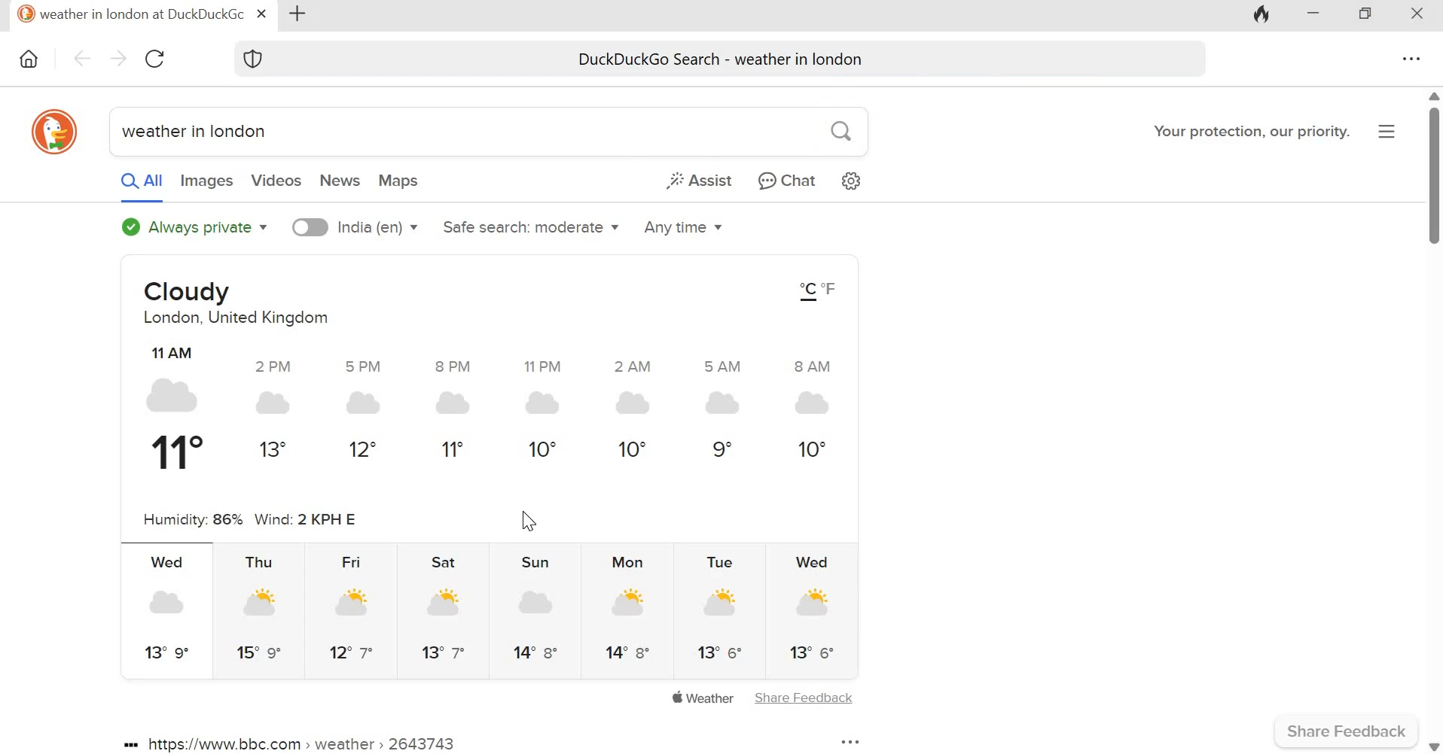  I want to click on Indicates cloudy, so click(166, 603).